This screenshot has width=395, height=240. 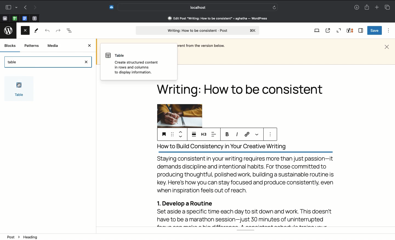 I want to click on View, so click(x=316, y=31).